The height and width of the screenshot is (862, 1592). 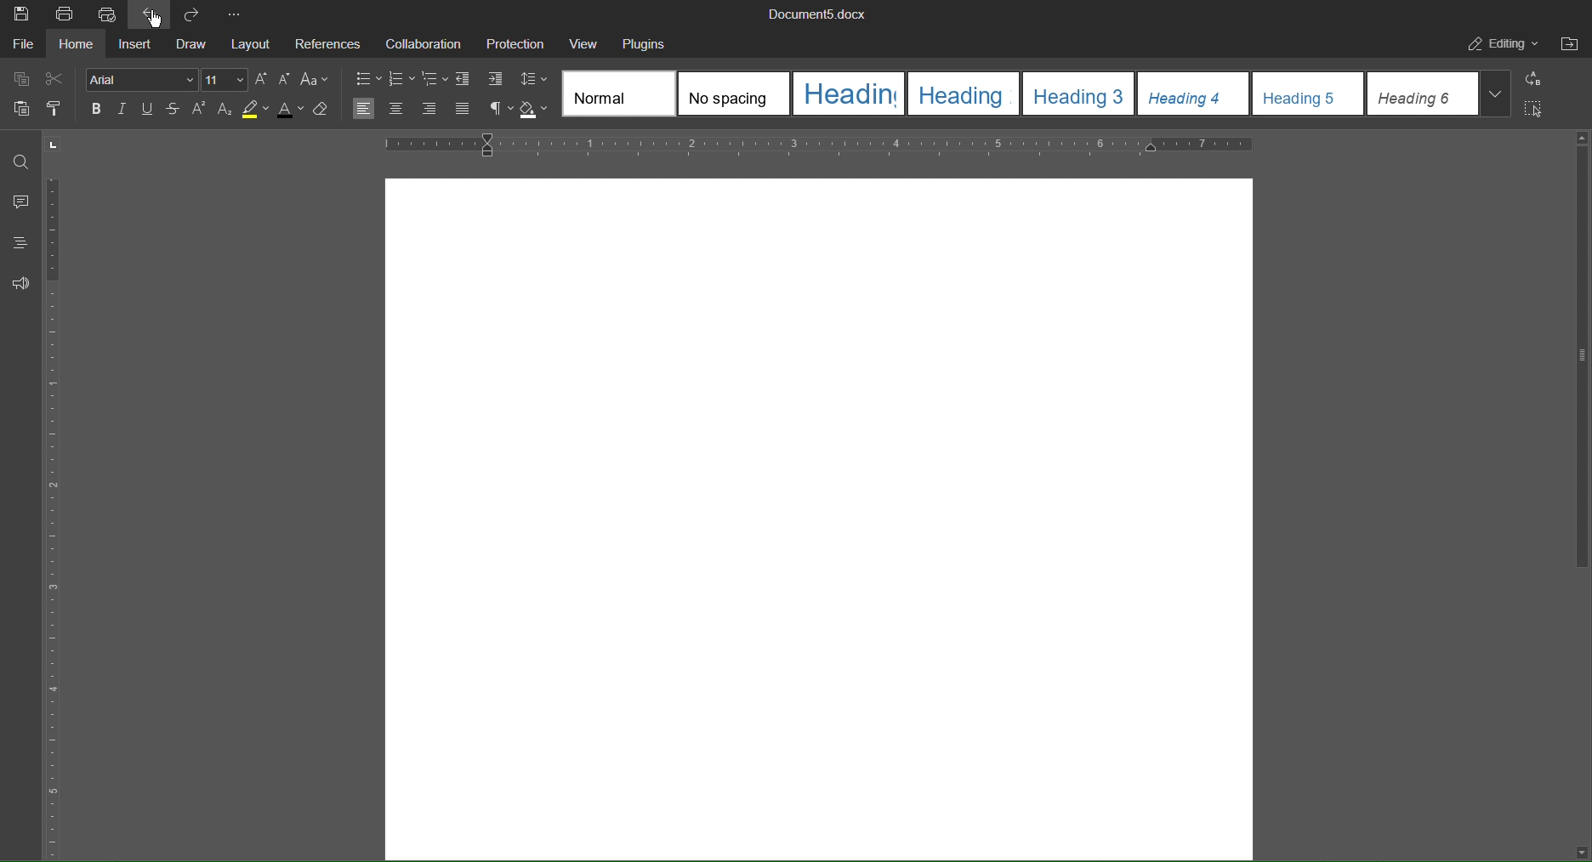 What do you see at coordinates (1571, 43) in the screenshot?
I see `Open File Location` at bounding box center [1571, 43].